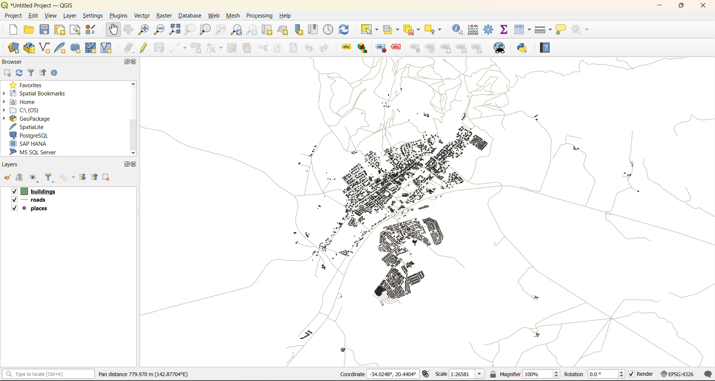  Describe the element at coordinates (232, 48) in the screenshot. I see `modify` at that location.